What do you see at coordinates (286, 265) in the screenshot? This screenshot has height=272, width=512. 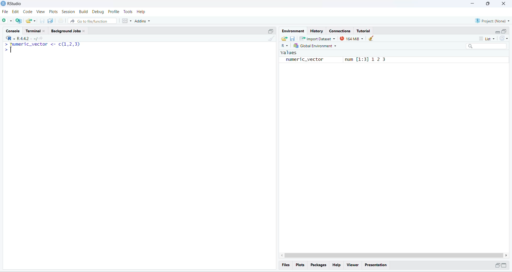 I see `Files` at bounding box center [286, 265].